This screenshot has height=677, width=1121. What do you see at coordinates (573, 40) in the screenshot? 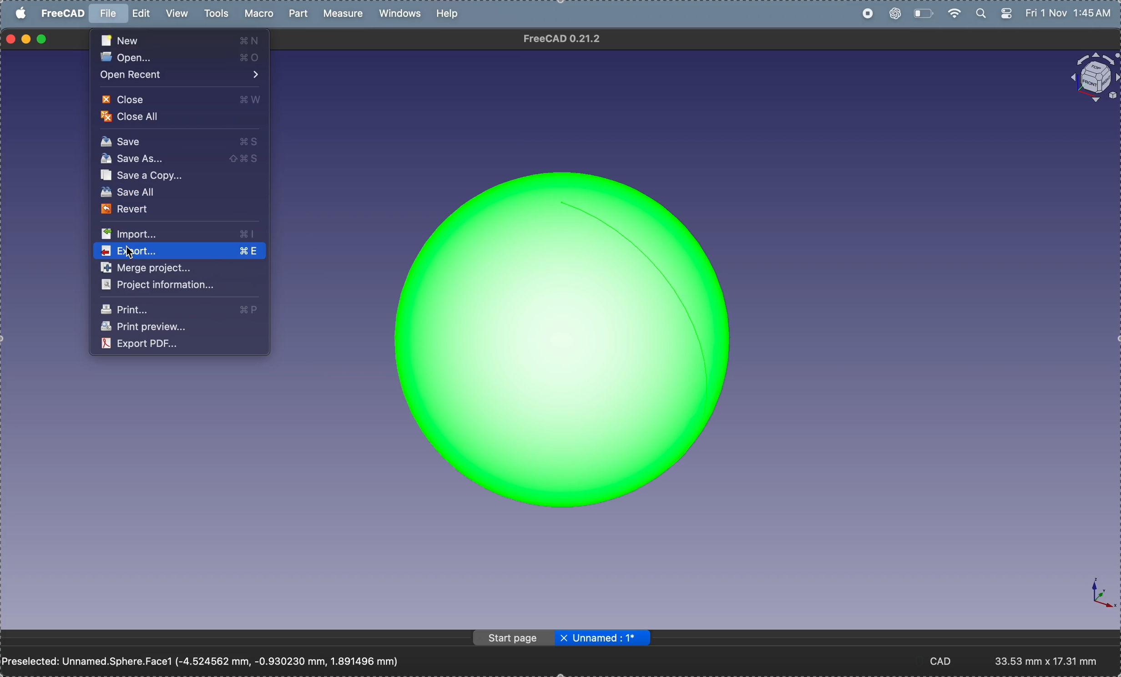
I see `free cad 0.21.2` at bounding box center [573, 40].